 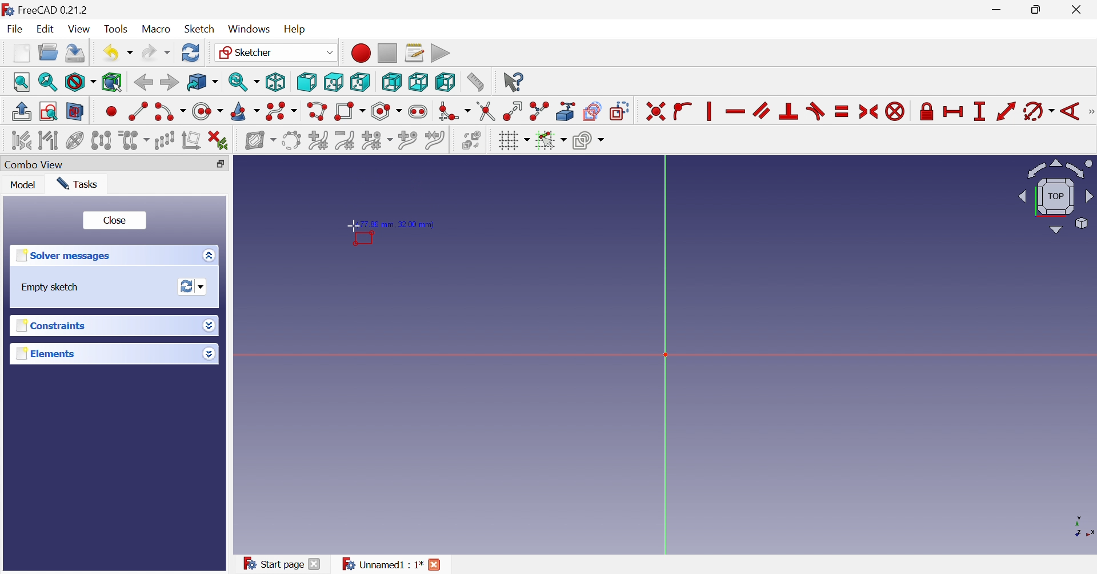 I want to click on Create point, so click(x=111, y=111).